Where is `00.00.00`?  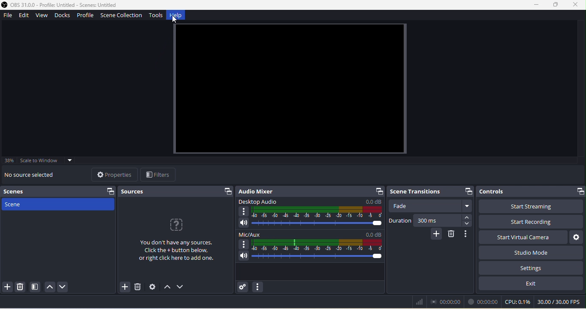 00.00.00 is located at coordinates (448, 302).